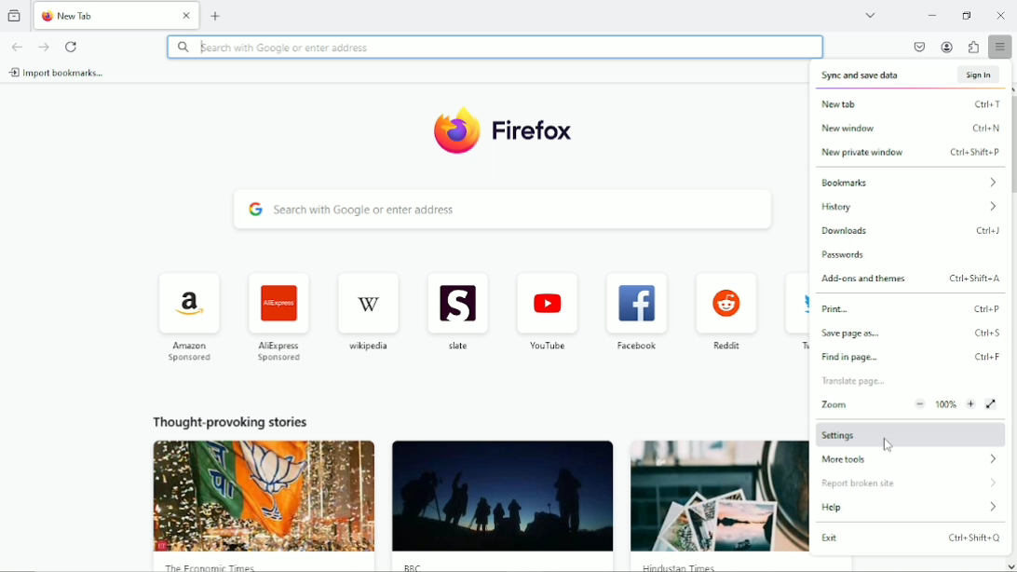  Describe the element at coordinates (932, 16) in the screenshot. I see `minimize` at that location.